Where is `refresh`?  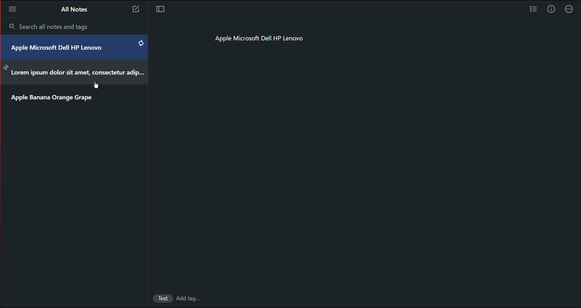 refresh is located at coordinates (140, 43).